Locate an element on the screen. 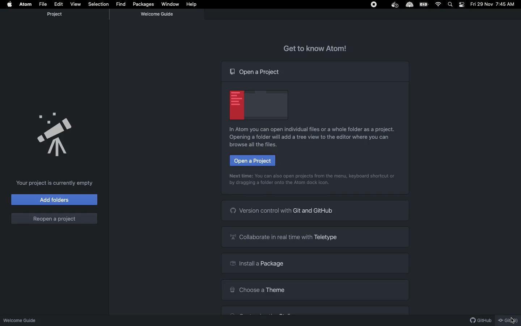 The height and width of the screenshot is (326, 521). cursor is located at coordinates (511, 319).